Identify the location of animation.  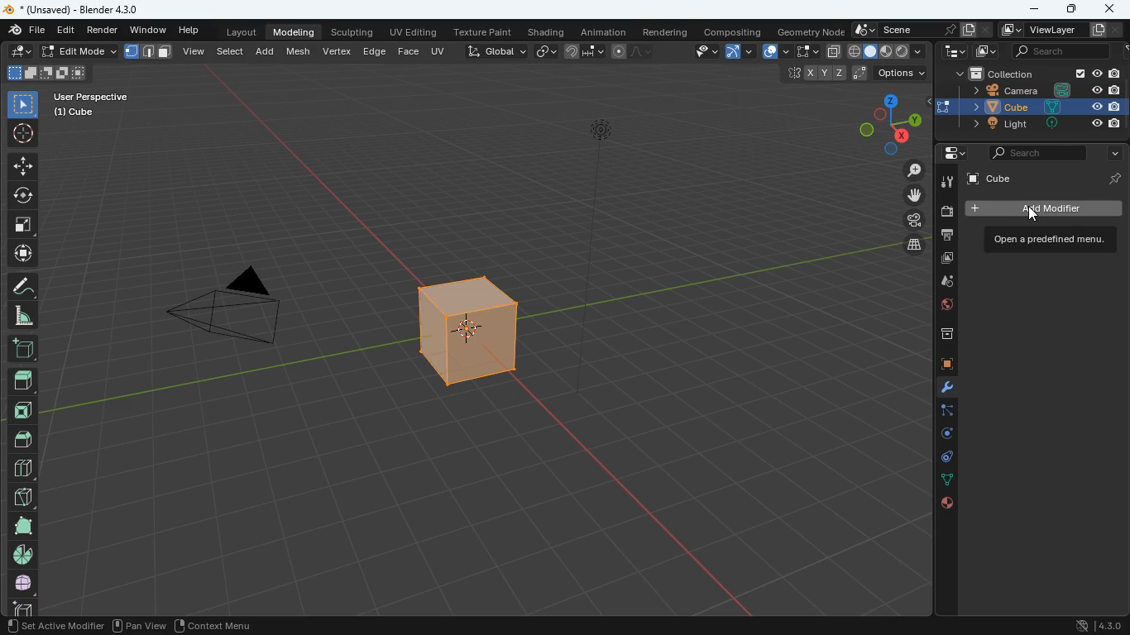
(604, 31).